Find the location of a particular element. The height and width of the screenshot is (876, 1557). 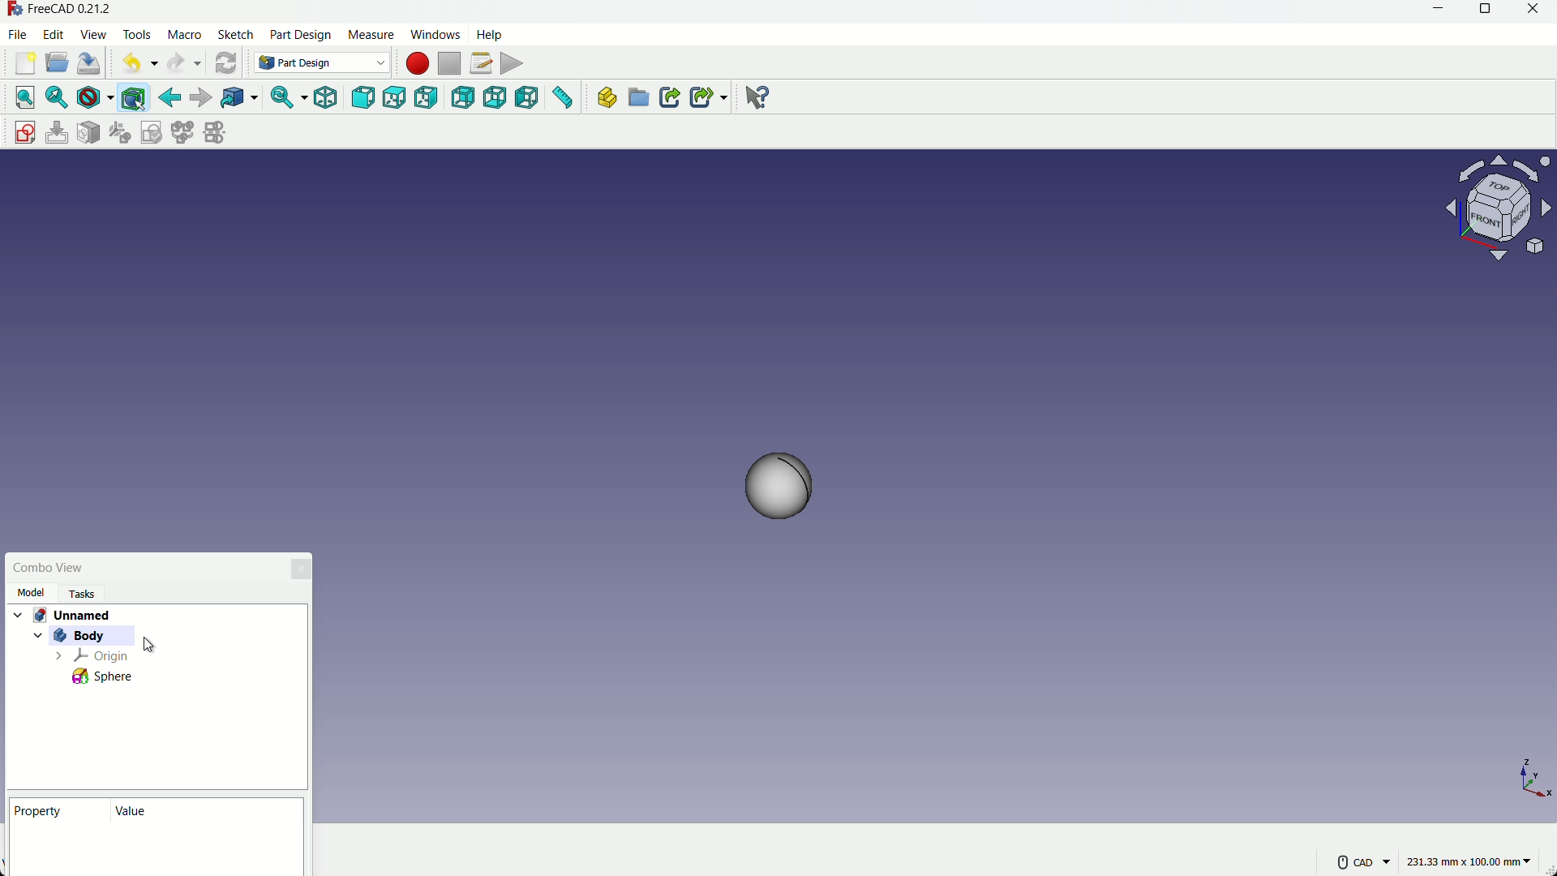

switch workbenches is located at coordinates (319, 62).